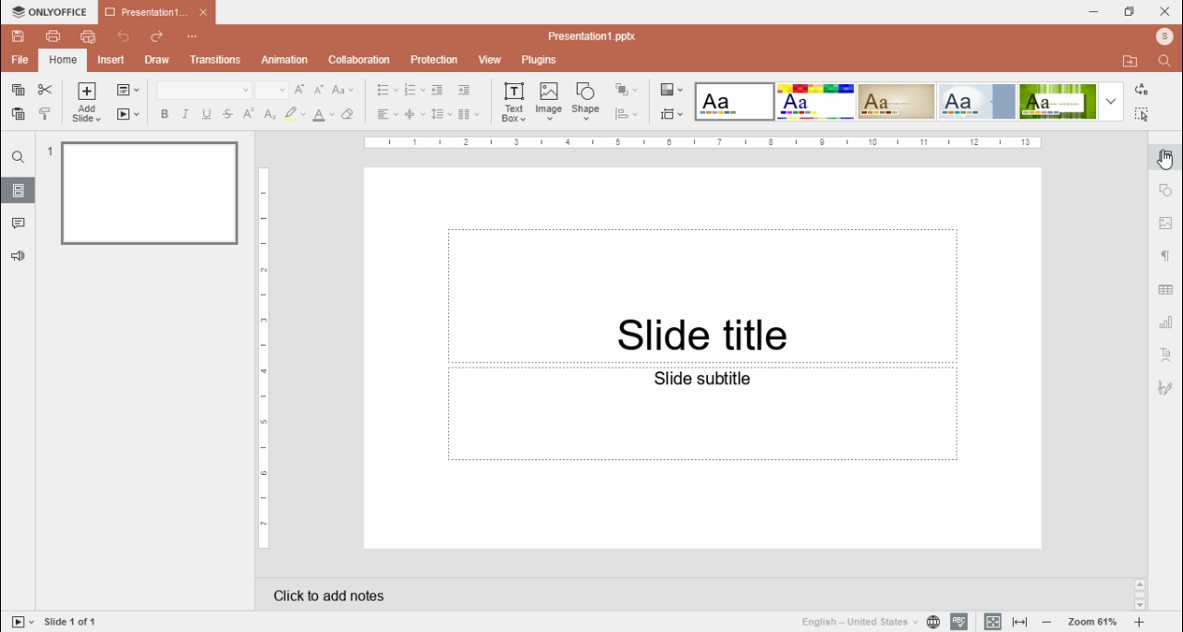  I want to click on file name, so click(601, 34).